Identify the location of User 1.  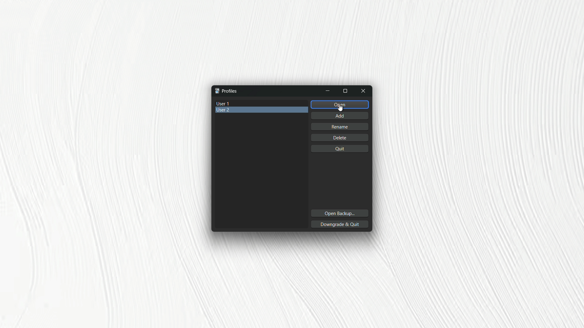
(262, 103).